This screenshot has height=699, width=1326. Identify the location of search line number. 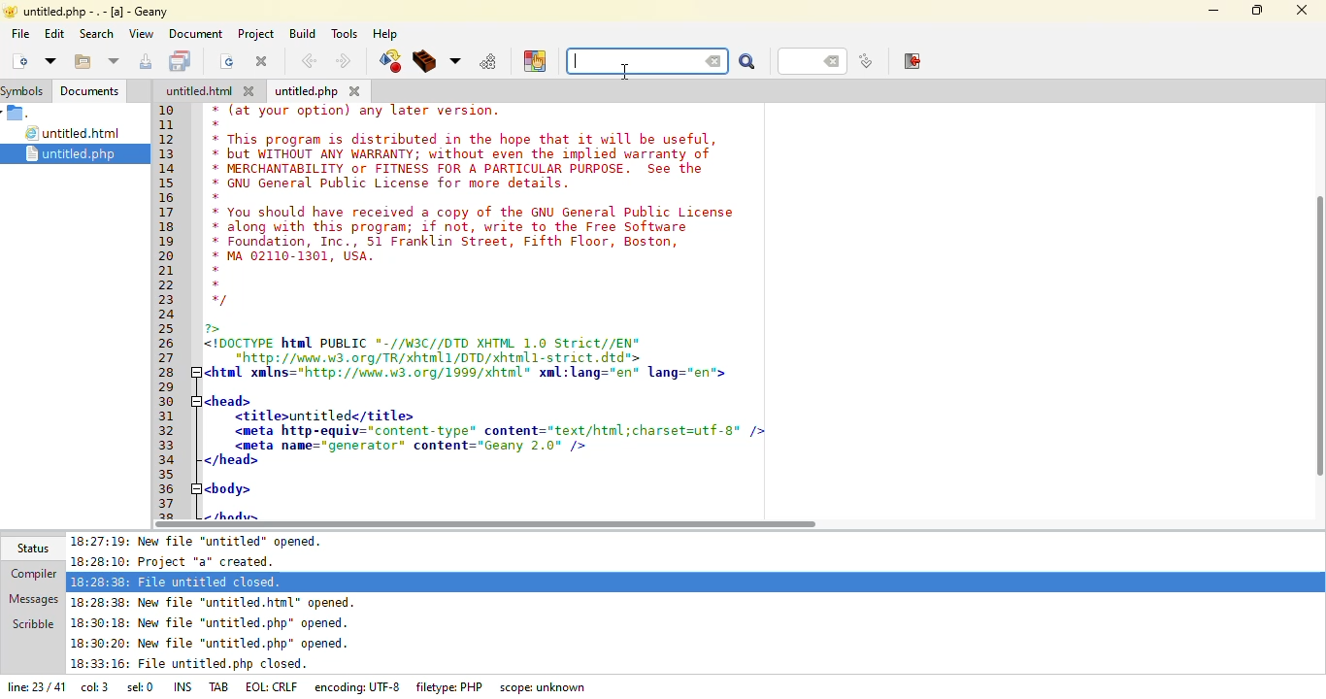
(812, 60).